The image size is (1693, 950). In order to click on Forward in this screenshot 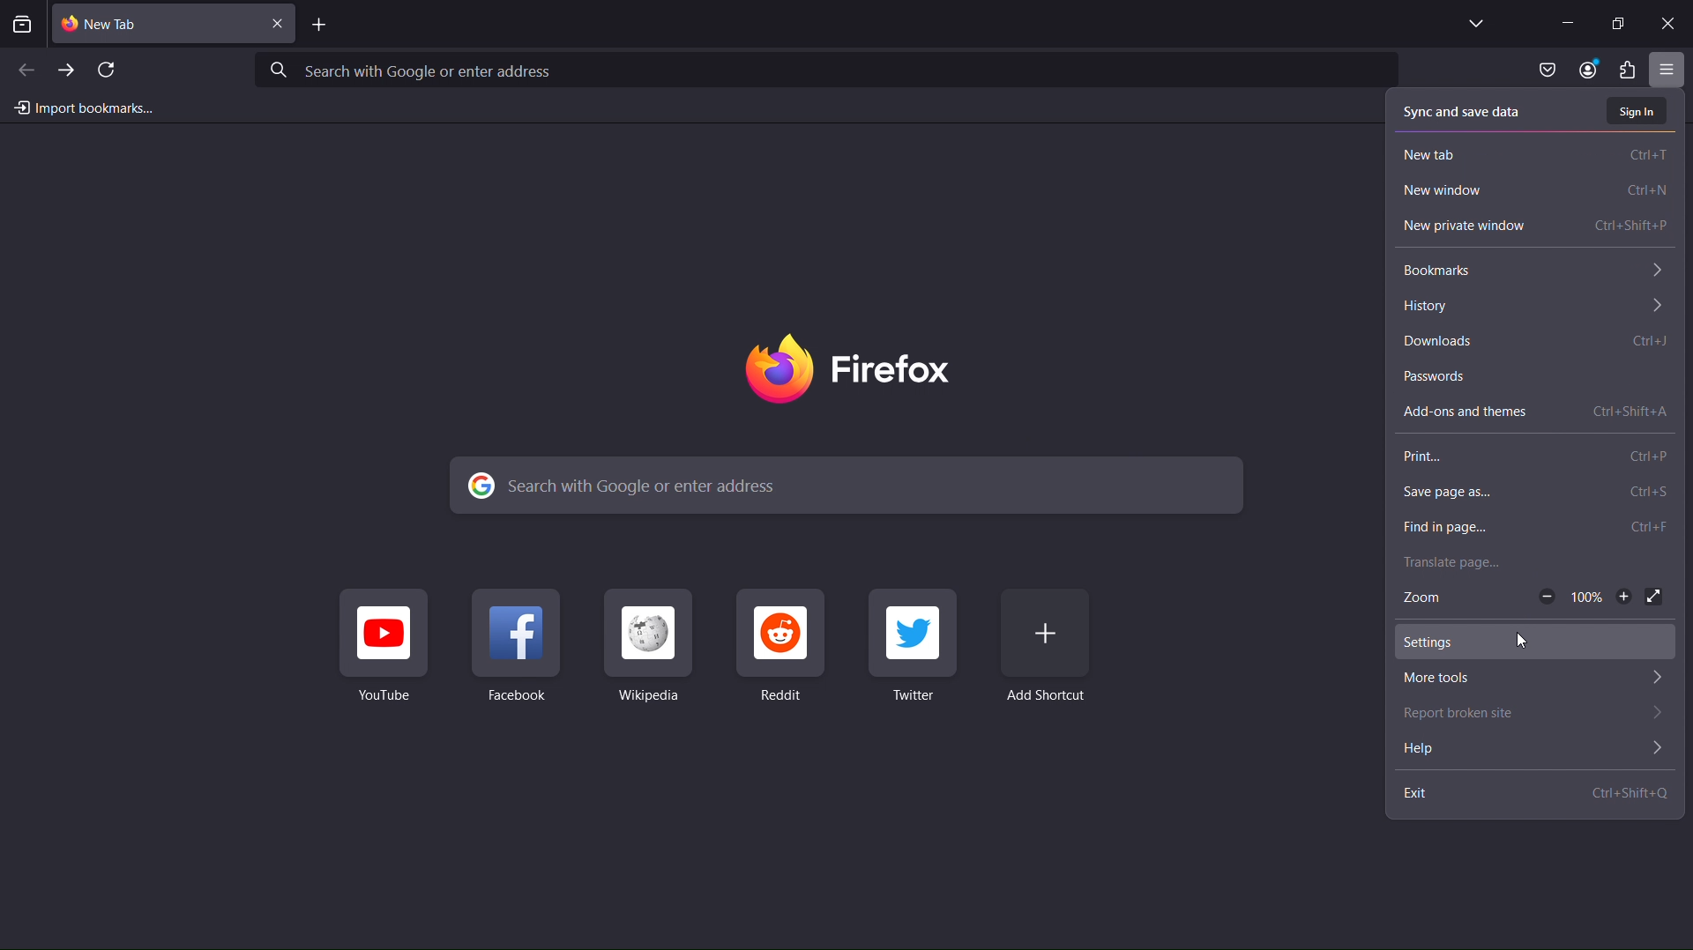, I will do `click(63, 72)`.